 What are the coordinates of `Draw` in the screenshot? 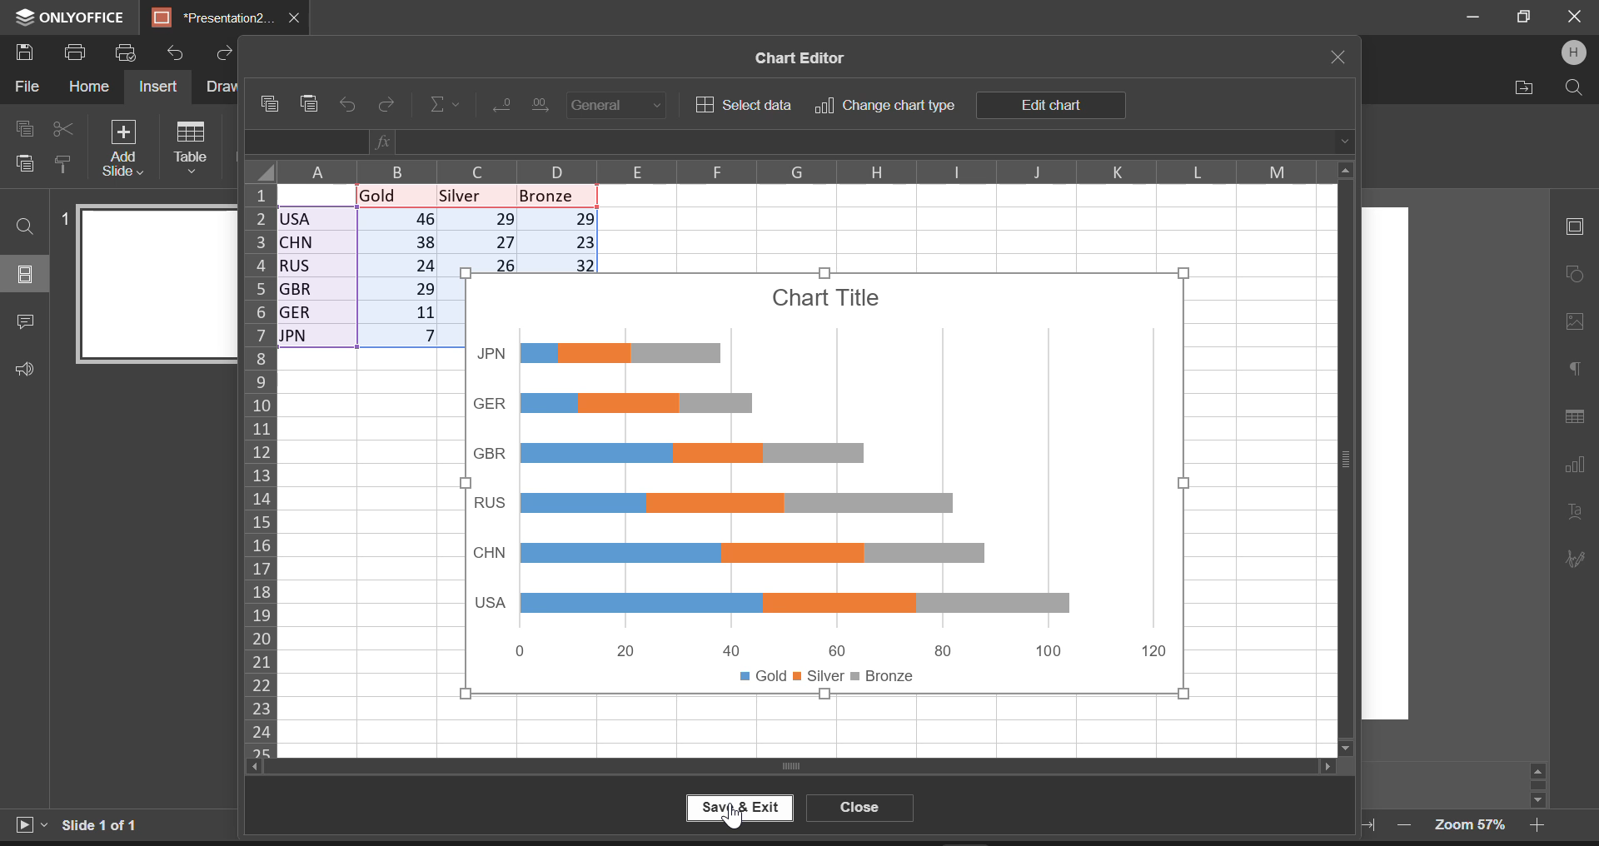 It's located at (219, 86).